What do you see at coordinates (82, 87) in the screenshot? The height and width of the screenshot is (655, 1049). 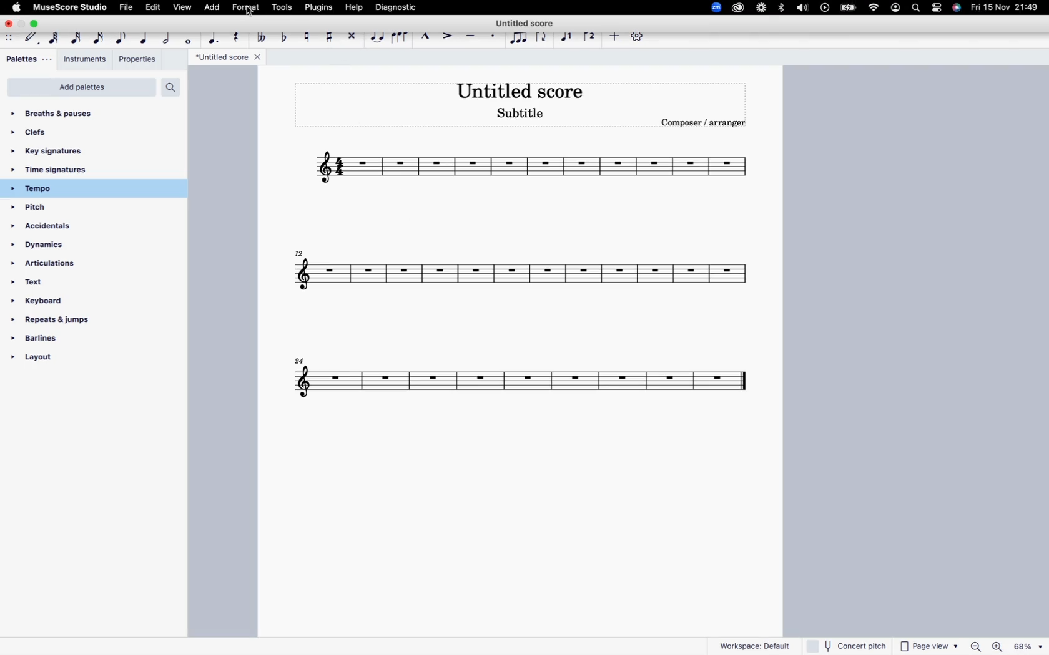 I see `add palettes` at bounding box center [82, 87].